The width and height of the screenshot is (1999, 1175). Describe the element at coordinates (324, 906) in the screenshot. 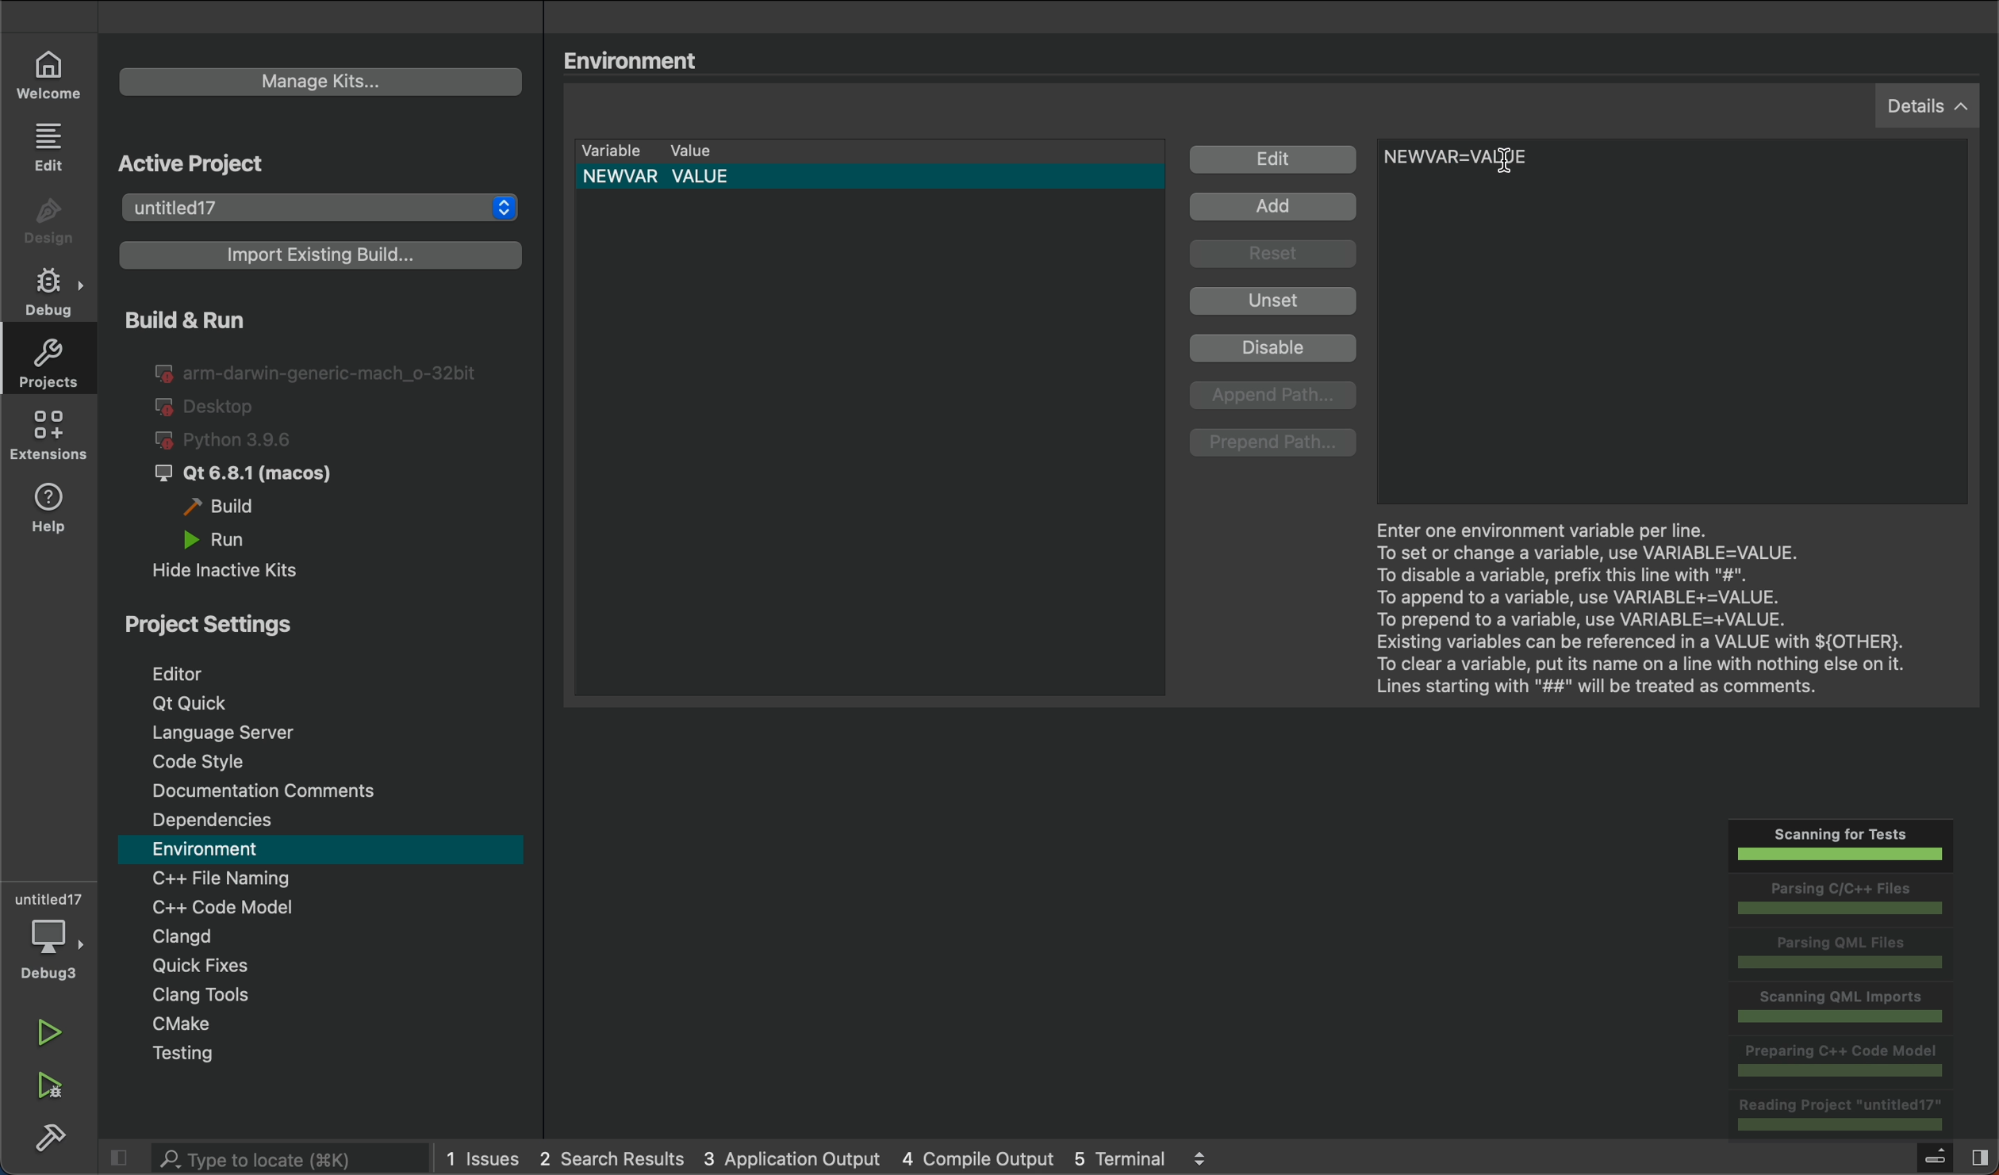

I see `code modal` at that location.